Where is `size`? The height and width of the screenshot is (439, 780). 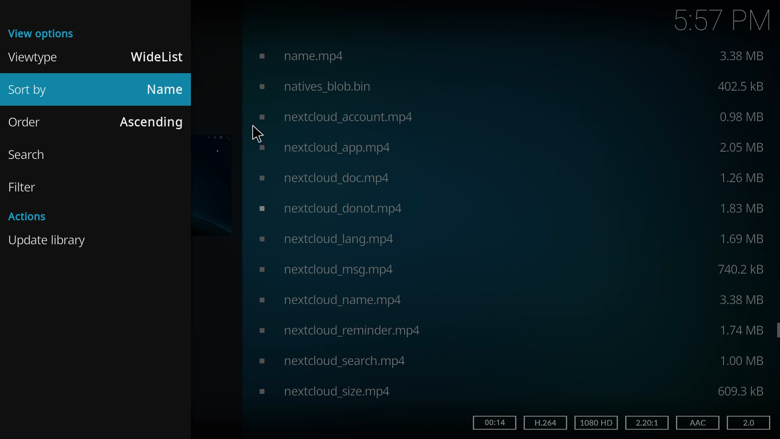
size is located at coordinates (744, 269).